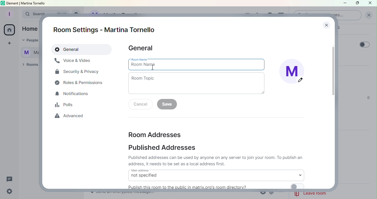  Describe the element at coordinates (163, 148) in the screenshot. I see `Published addresses` at that location.